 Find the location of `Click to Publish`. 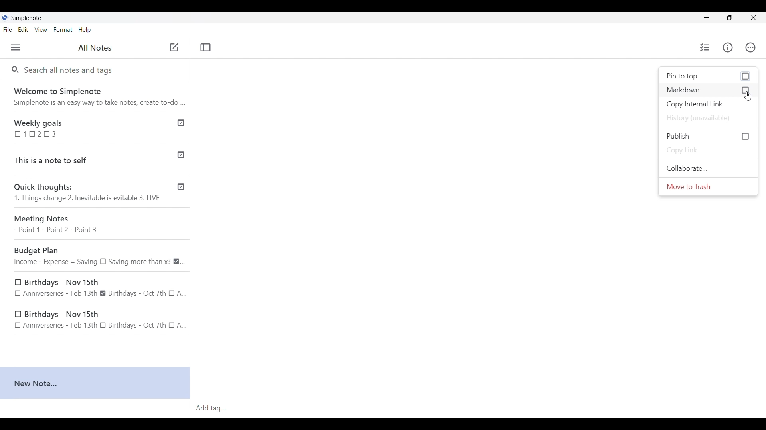

Click to Publish is located at coordinates (708, 136).